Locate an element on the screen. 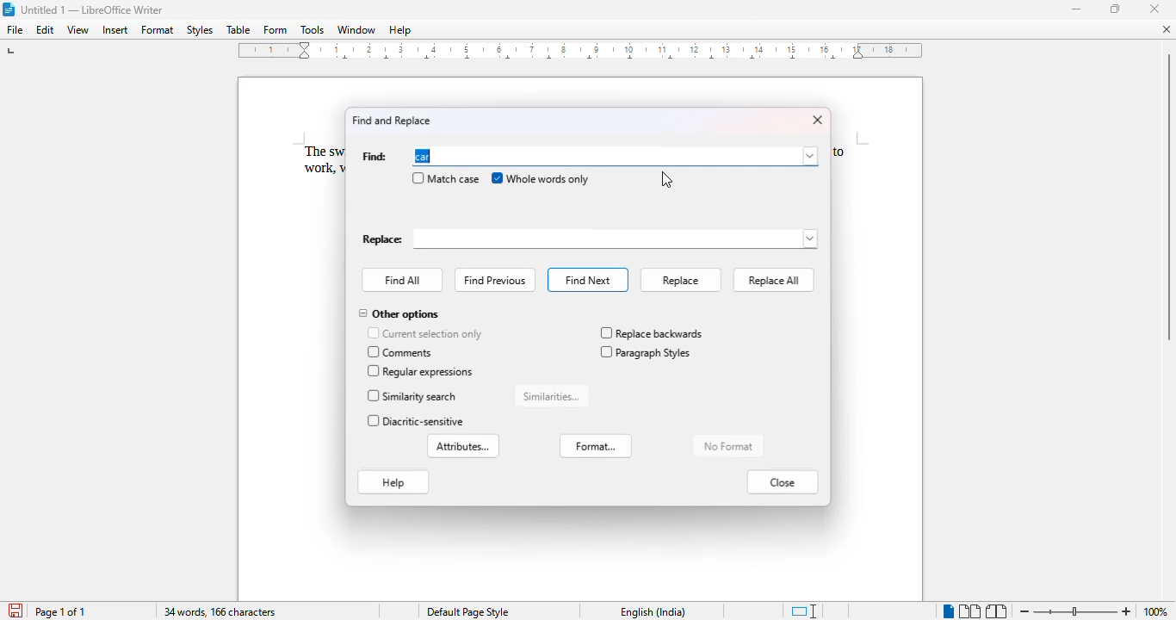  view is located at coordinates (77, 29).